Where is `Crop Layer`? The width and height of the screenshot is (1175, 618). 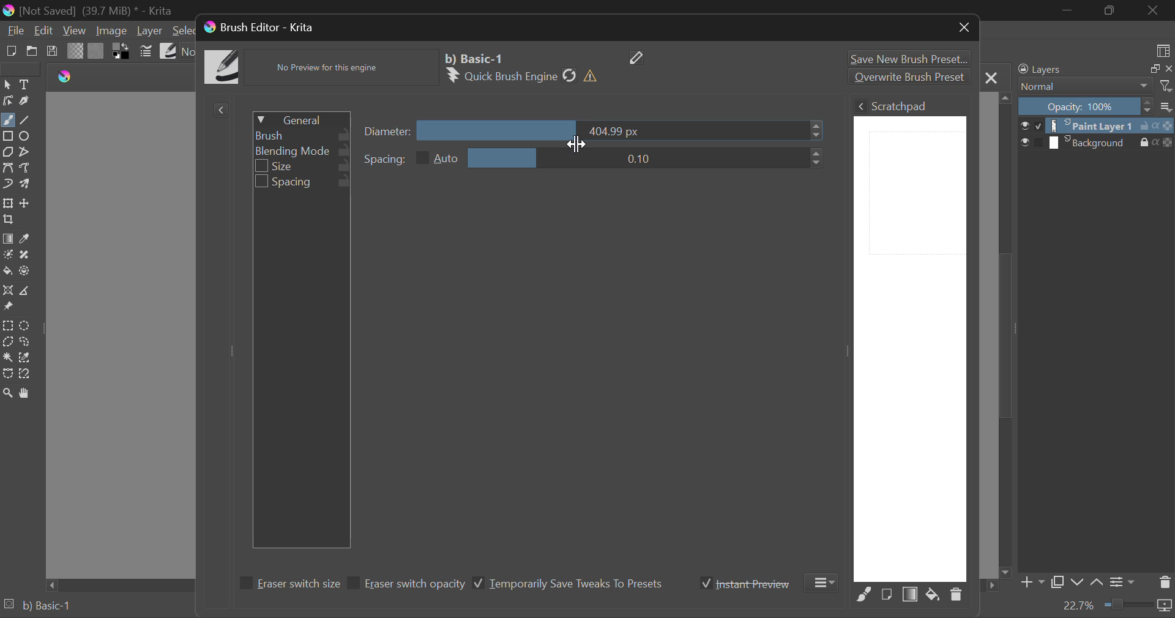 Crop Layer is located at coordinates (11, 220).